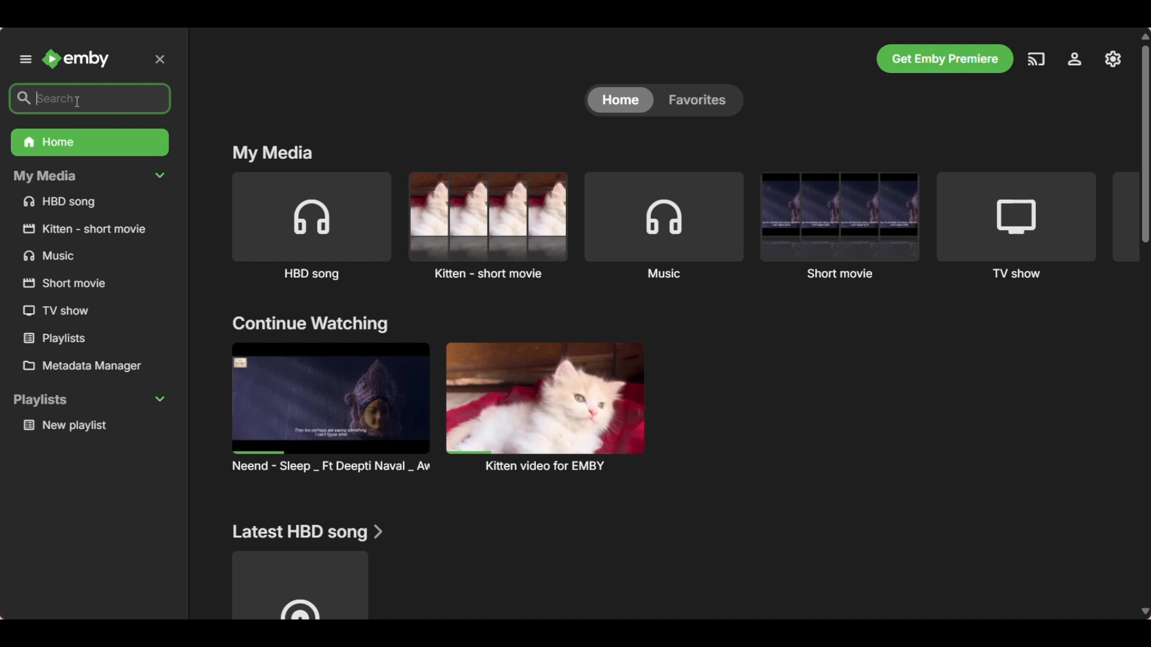  I want to click on Go to home, so click(76, 59).